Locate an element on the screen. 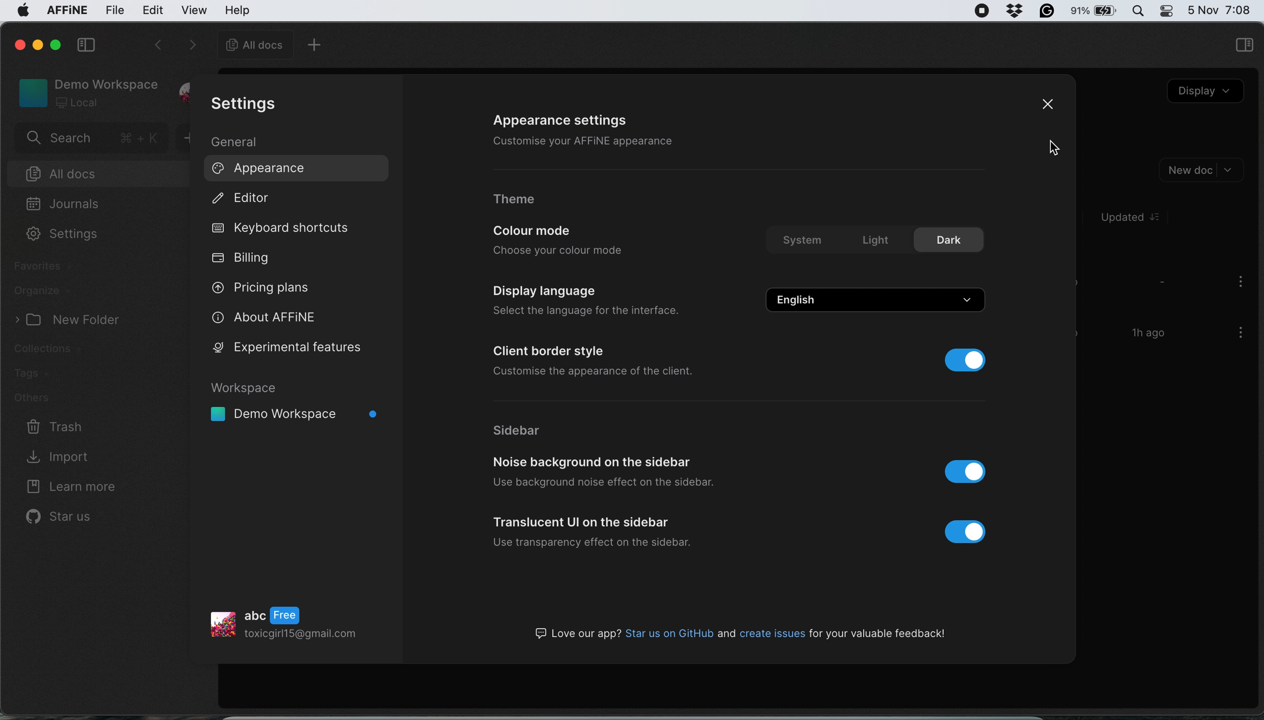  screen recorder is located at coordinates (983, 11).